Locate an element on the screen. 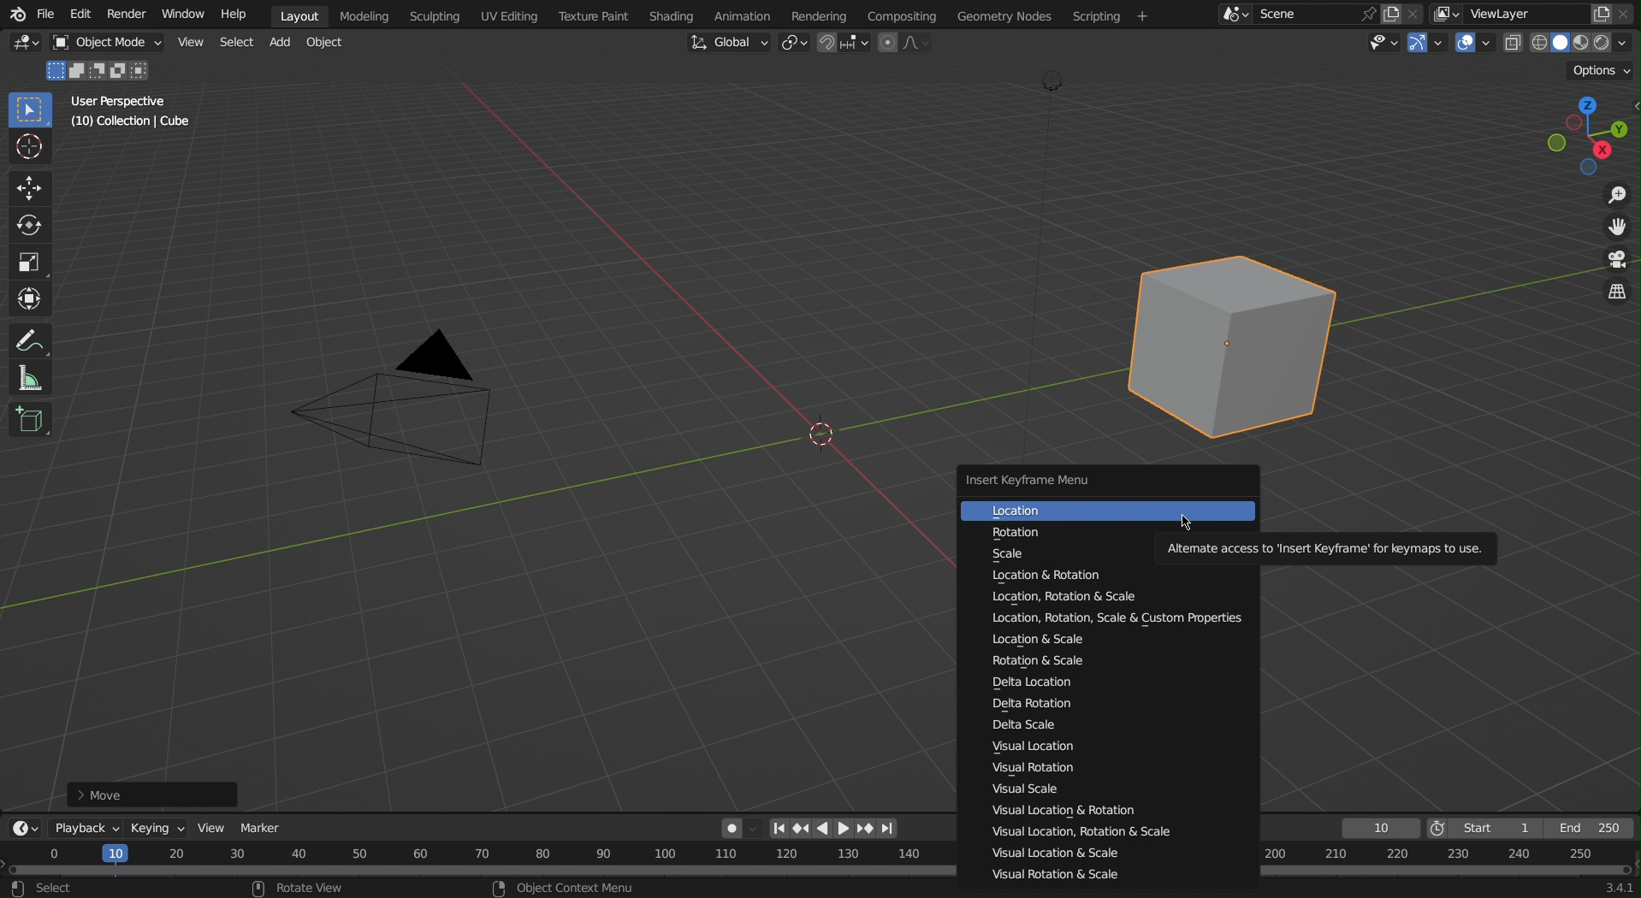 The image size is (1641, 898). Scene is located at coordinates (1295, 15).